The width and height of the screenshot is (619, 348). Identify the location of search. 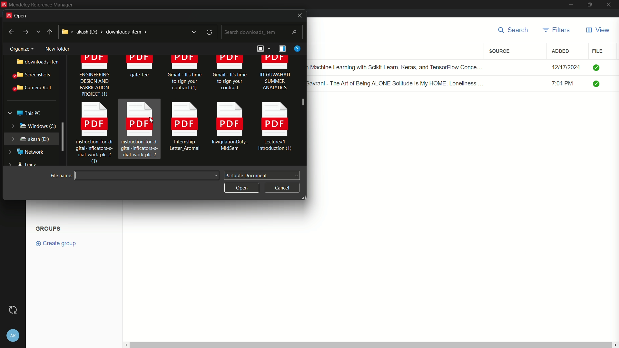
(515, 31).